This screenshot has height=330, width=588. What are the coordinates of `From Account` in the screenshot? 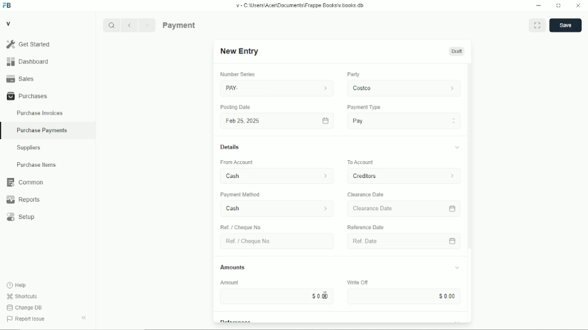 It's located at (274, 175).